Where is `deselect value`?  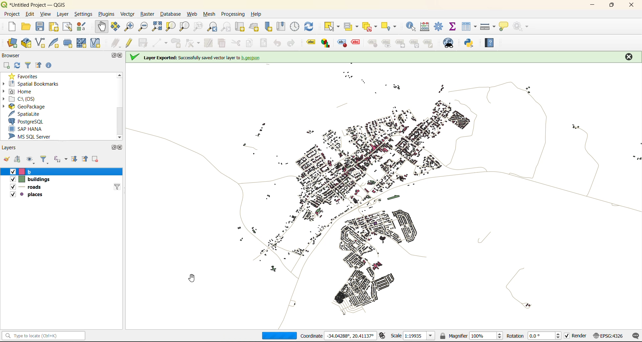 deselect value is located at coordinates (371, 27).